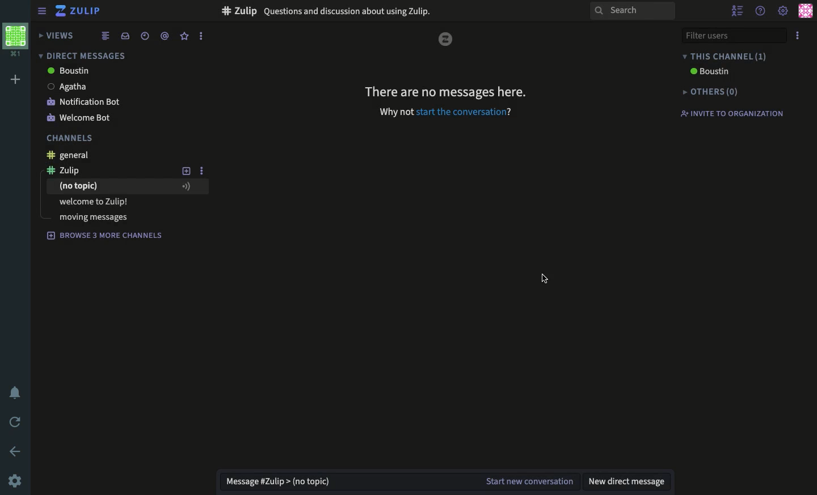 This screenshot has width=817, height=495. Describe the element at coordinates (96, 201) in the screenshot. I see `welcome to zulip` at that location.